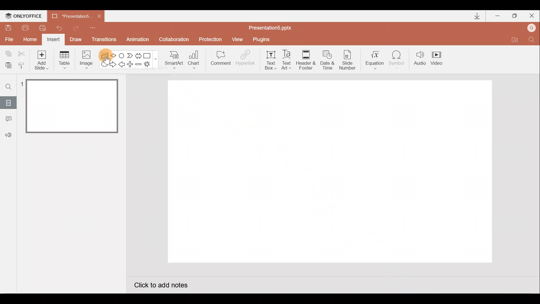  Describe the element at coordinates (103, 40) in the screenshot. I see `Transitions` at that location.